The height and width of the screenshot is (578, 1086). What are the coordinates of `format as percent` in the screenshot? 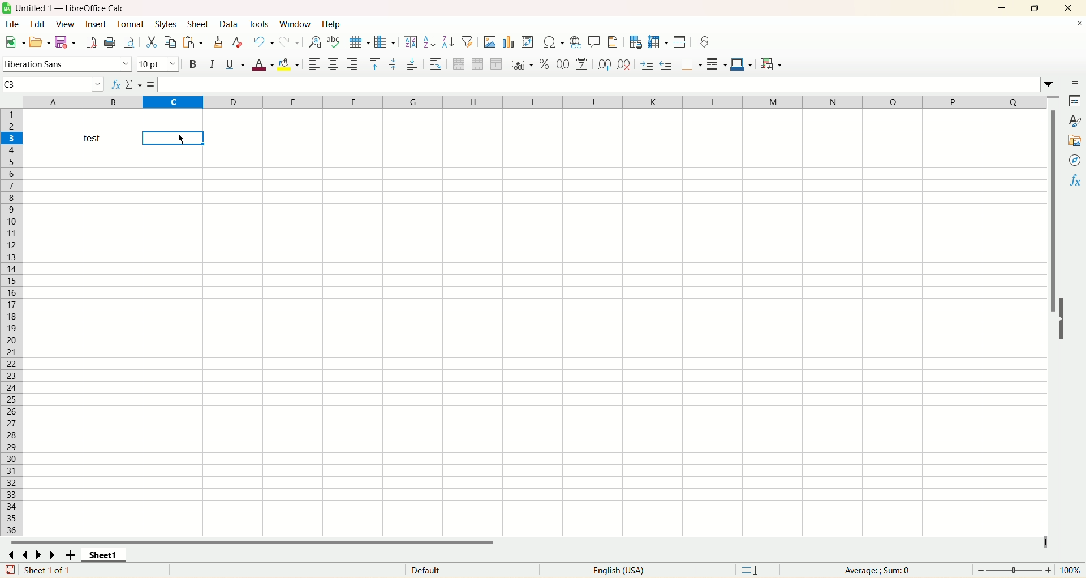 It's located at (545, 64).